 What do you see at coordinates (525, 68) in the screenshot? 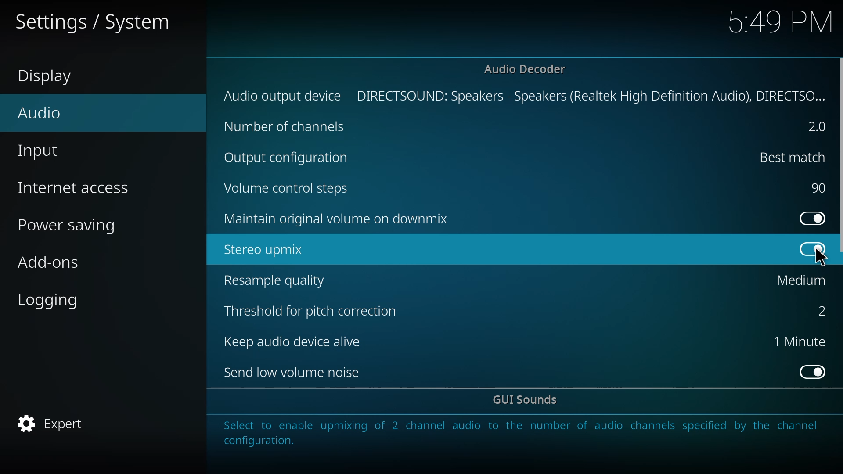
I see `audio decoder` at bounding box center [525, 68].